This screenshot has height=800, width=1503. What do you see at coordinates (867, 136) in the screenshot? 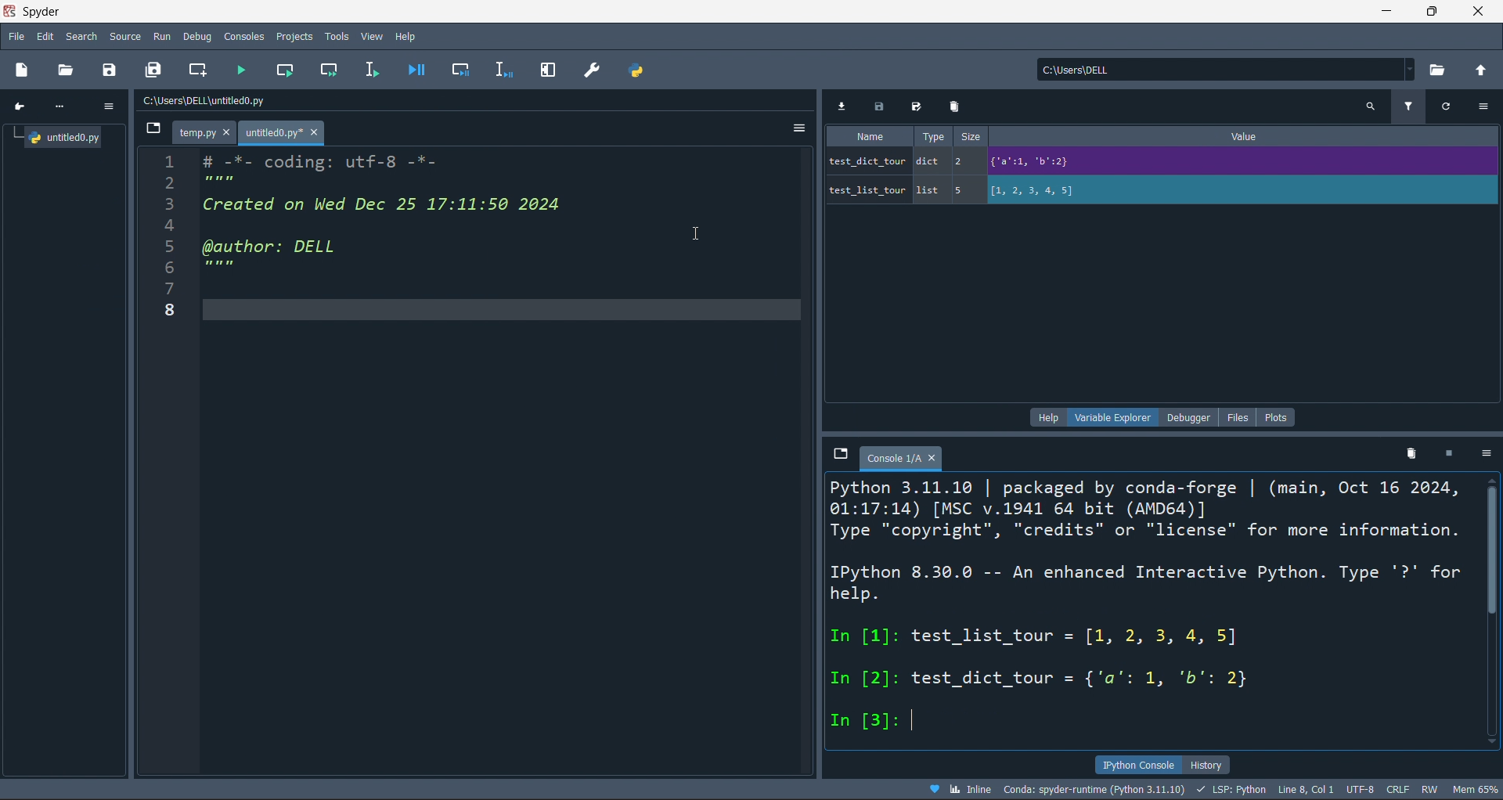
I see `name` at bounding box center [867, 136].